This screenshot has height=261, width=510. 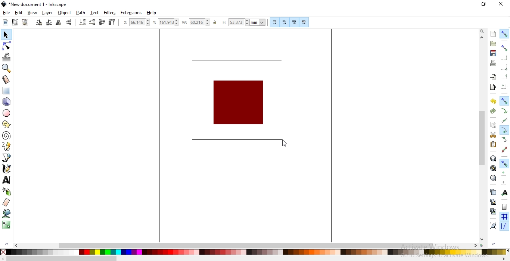 I want to click on move gradients alongwith objects, so click(x=294, y=23).